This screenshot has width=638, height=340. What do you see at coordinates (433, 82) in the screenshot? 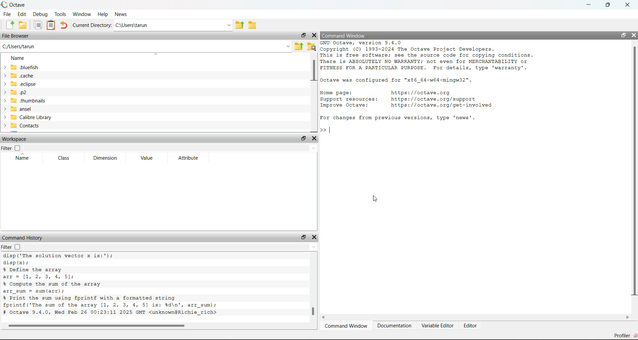
I see `GNU Octave, version 9.4.0

Copyright (C) 1993-2024 The Octave Project Developers.

This is free software; see the source code for copying conditions.
There is ABSOLUTELY NO WARRANTY; not even for MERCHANTABILITY or
FITNESS FOR A PARTICULAR PURPOSE. For details, type 'warranty'.
Octave was configured for "x86_64-w64-mingw32".

Home page: https: //octave.org

Support resources: https: //octave.org/support

Improve Octave: https://octave.org/get-involved

For changes from previous versions, type ‘news’.` at bounding box center [433, 82].